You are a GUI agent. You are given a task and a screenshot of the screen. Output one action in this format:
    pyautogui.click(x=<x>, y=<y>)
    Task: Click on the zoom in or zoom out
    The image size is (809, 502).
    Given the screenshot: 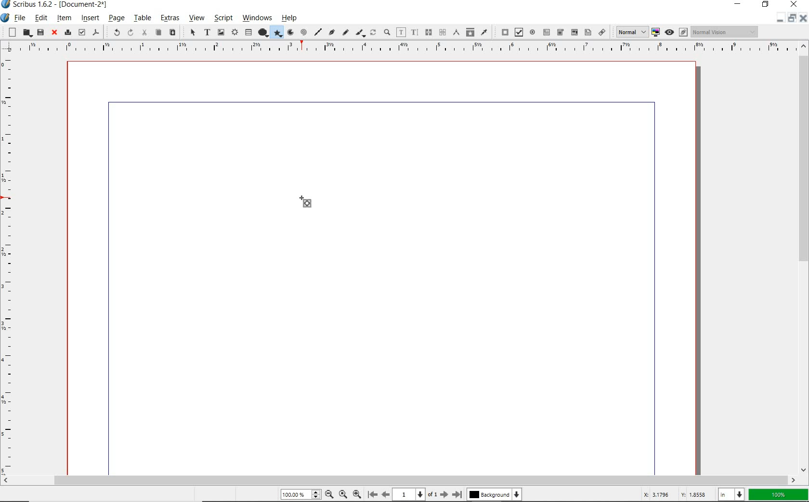 What is the action you would take?
    pyautogui.click(x=387, y=32)
    